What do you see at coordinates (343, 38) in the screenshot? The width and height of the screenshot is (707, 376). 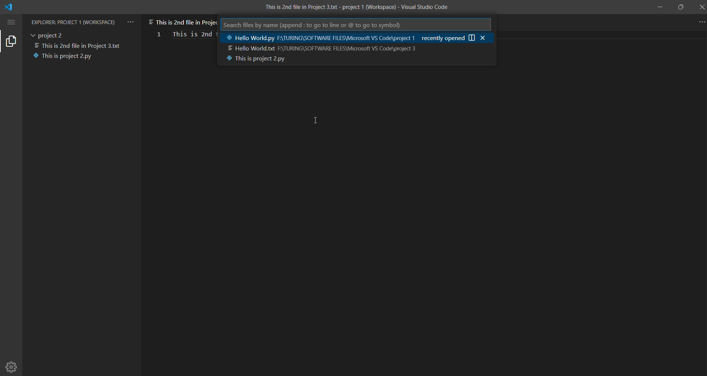 I see `Hello World.ovy FATURING\SOFTWARE FILES\Microsoft VS Code\proiect 1 recently opened` at bounding box center [343, 38].